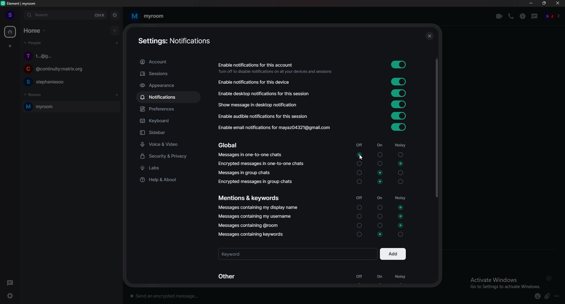 The width and height of the screenshot is (565, 304). What do you see at coordinates (544, 4) in the screenshot?
I see `resize` at bounding box center [544, 4].